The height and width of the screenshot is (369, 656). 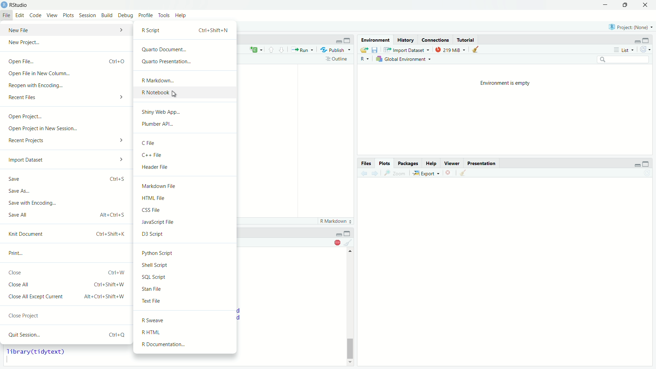 What do you see at coordinates (67, 42) in the screenshot?
I see `New Project...` at bounding box center [67, 42].